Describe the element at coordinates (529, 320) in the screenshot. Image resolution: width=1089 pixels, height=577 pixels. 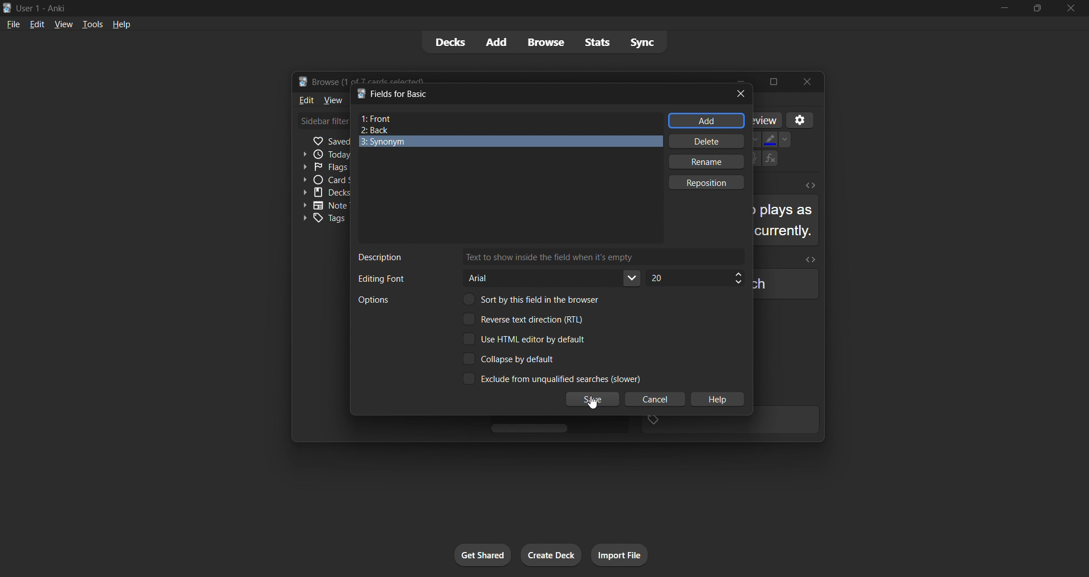
I see `Reverse text direction(RTL)` at that location.